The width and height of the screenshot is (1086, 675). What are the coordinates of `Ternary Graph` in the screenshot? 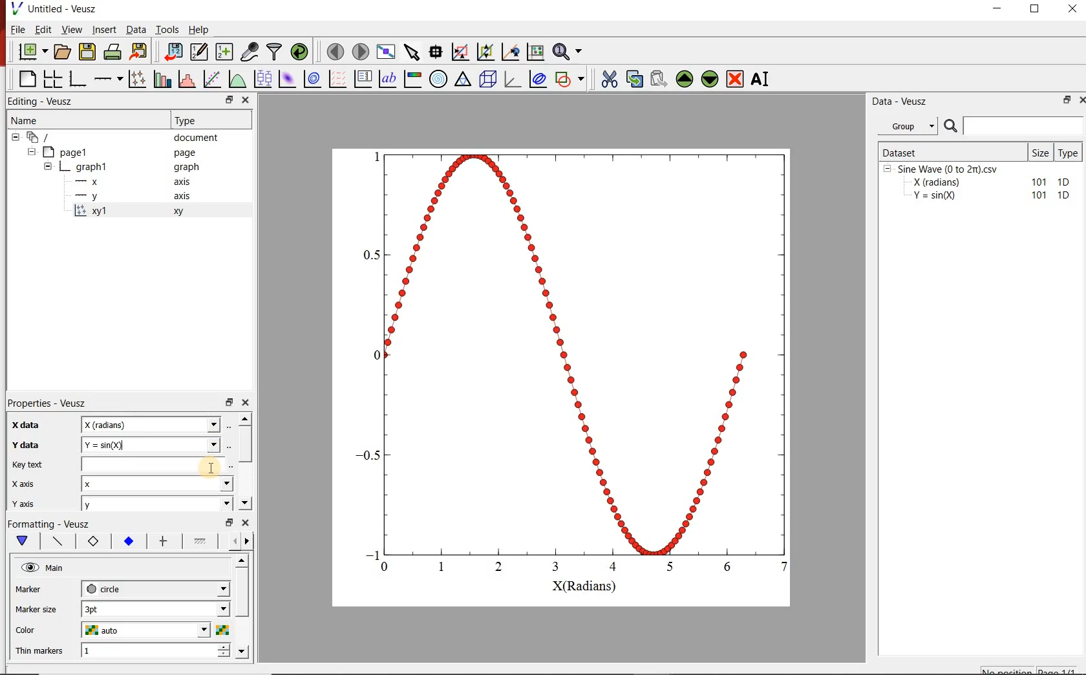 It's located at (463, 79).